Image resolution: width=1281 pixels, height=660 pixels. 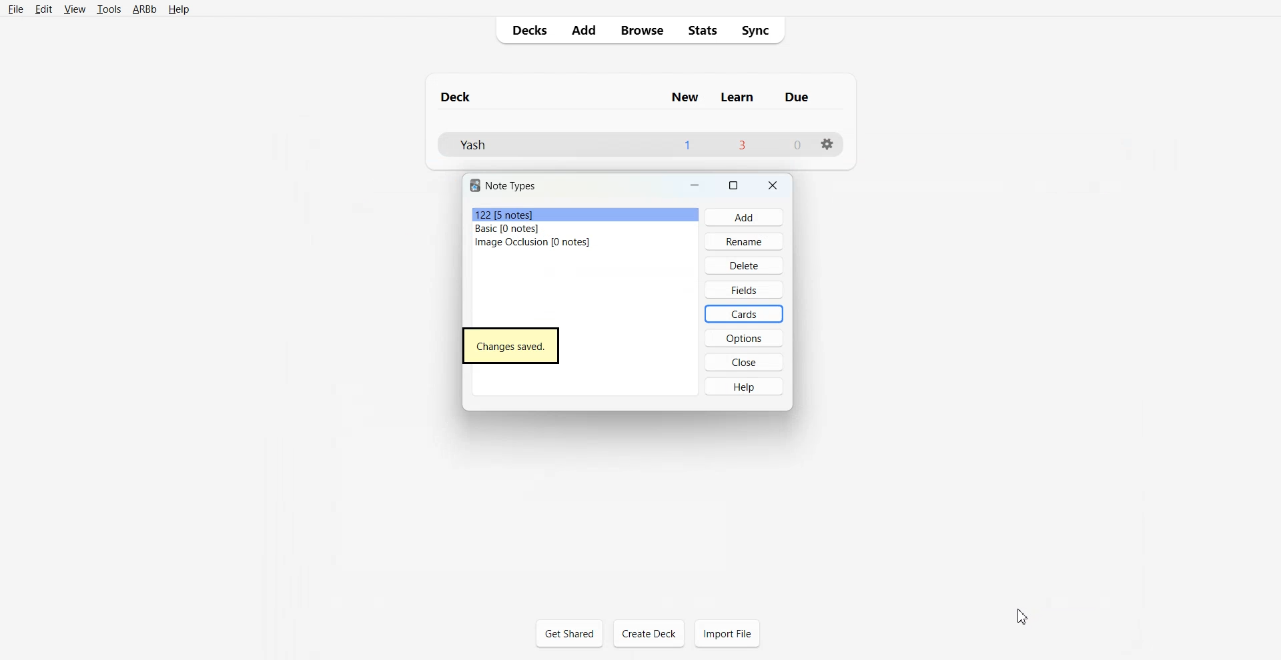 What do you see at coordinates (510, 185) in the screenshot?
I see `note types` at bounding box center [510, 185].